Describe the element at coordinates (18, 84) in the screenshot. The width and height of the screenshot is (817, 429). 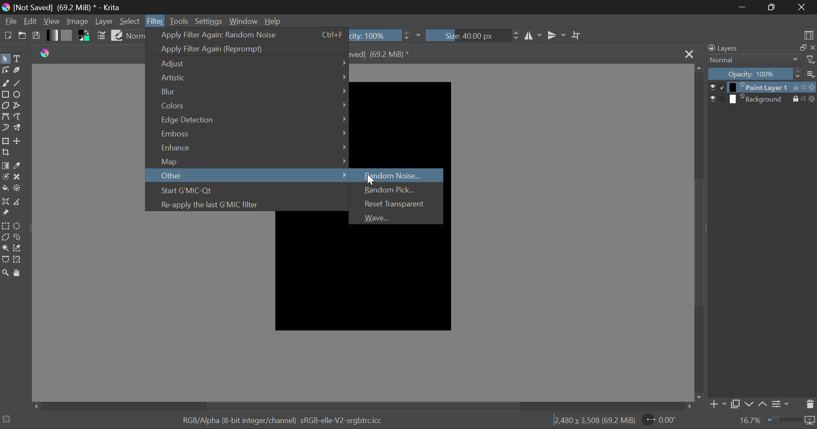
I see `Line` at that location.